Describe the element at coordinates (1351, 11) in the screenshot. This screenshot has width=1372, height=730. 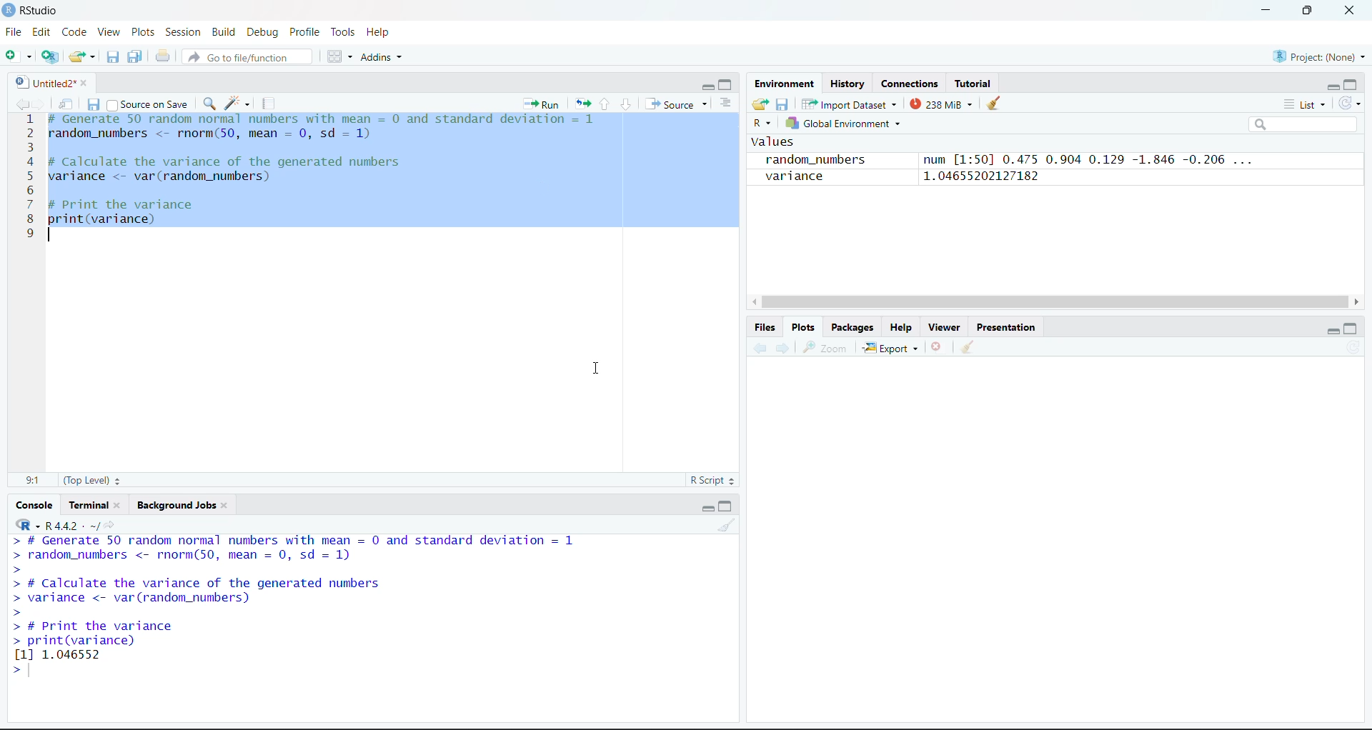
I see `close` at that location.